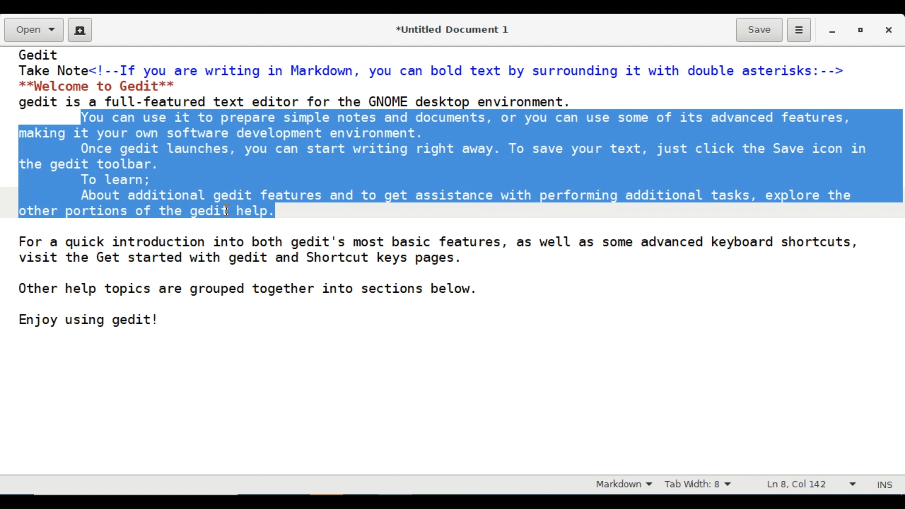  Describe the element at coordinates (759, 29) in the screenshot. I see `Save` at that location.